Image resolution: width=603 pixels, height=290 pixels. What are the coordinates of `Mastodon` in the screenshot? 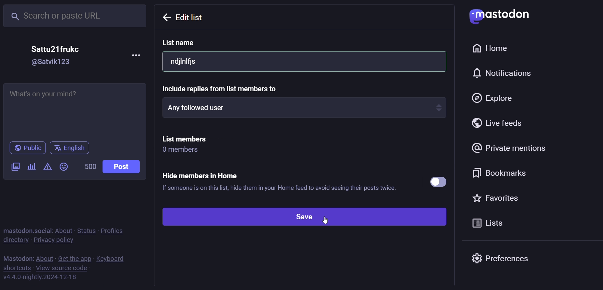 It's located at (502, 15).